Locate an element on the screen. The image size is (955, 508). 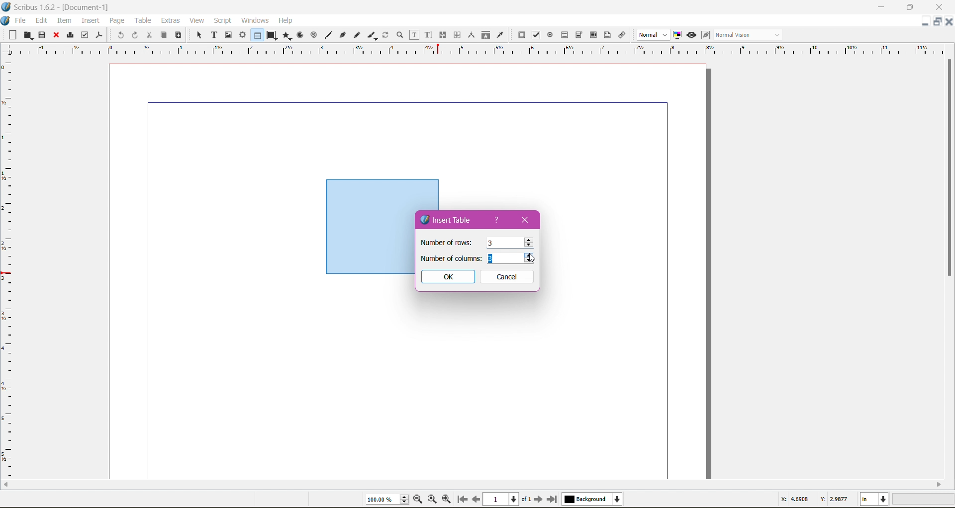
Toggle Color Management System is located at coordinates (676, 34).